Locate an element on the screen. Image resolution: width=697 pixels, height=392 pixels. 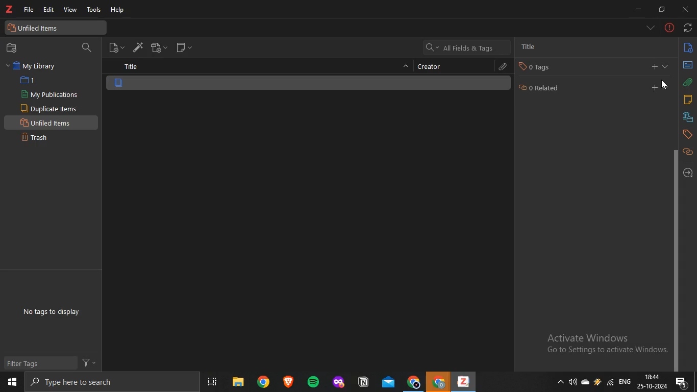
unfiled items is located at coordinates (57, 27).